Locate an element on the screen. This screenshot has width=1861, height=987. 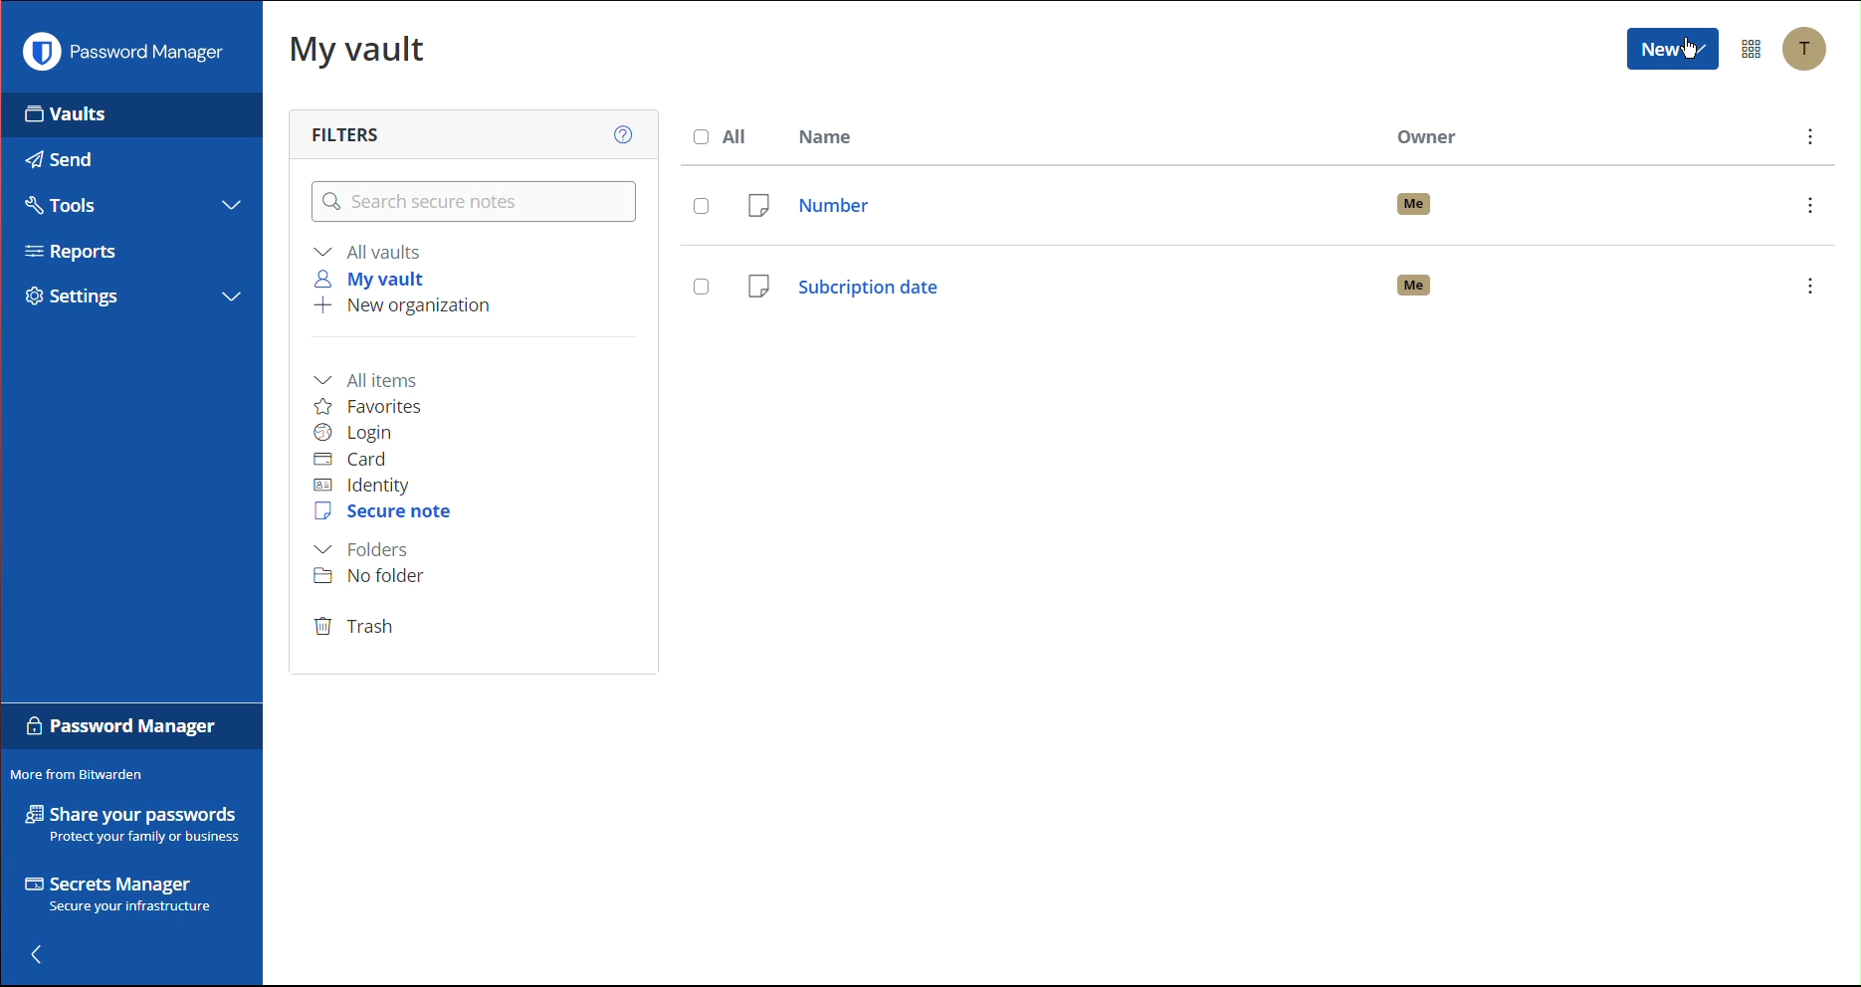
Number is located at coordinates (1261, 200).